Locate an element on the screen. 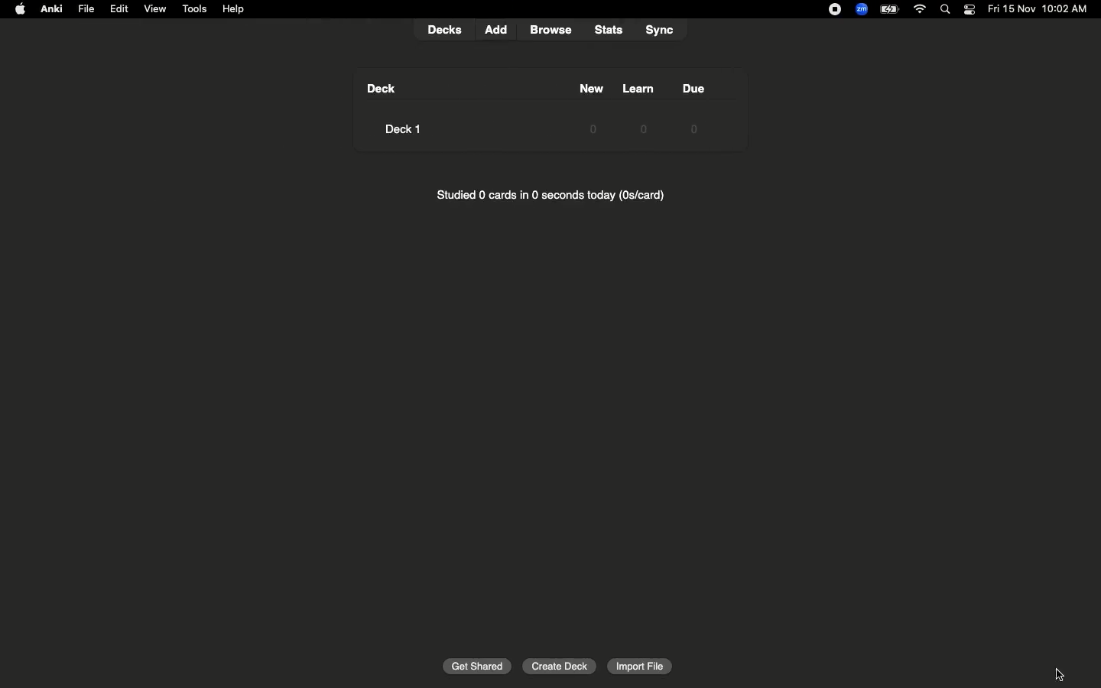  Anki is located at coordinates (50, 10).